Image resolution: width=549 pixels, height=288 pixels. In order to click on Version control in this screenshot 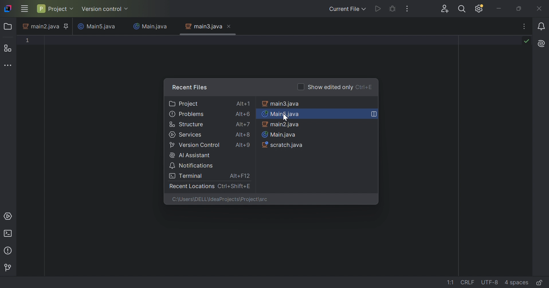, I will do `click(104, 9)`.